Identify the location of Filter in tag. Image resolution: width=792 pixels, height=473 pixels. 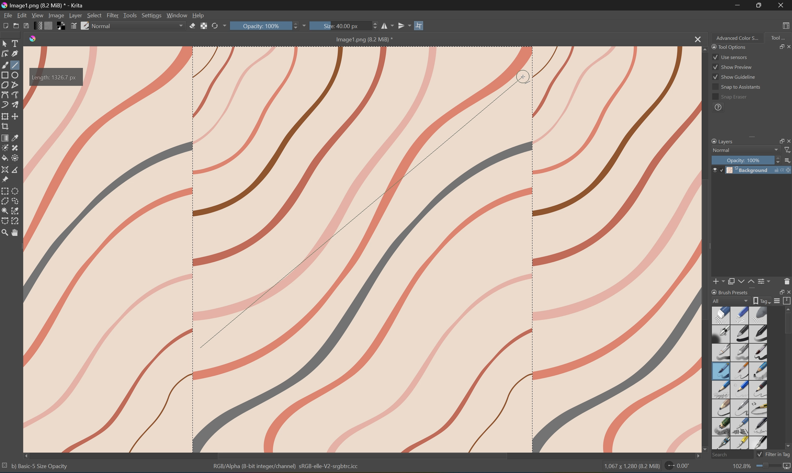
(778, 454).